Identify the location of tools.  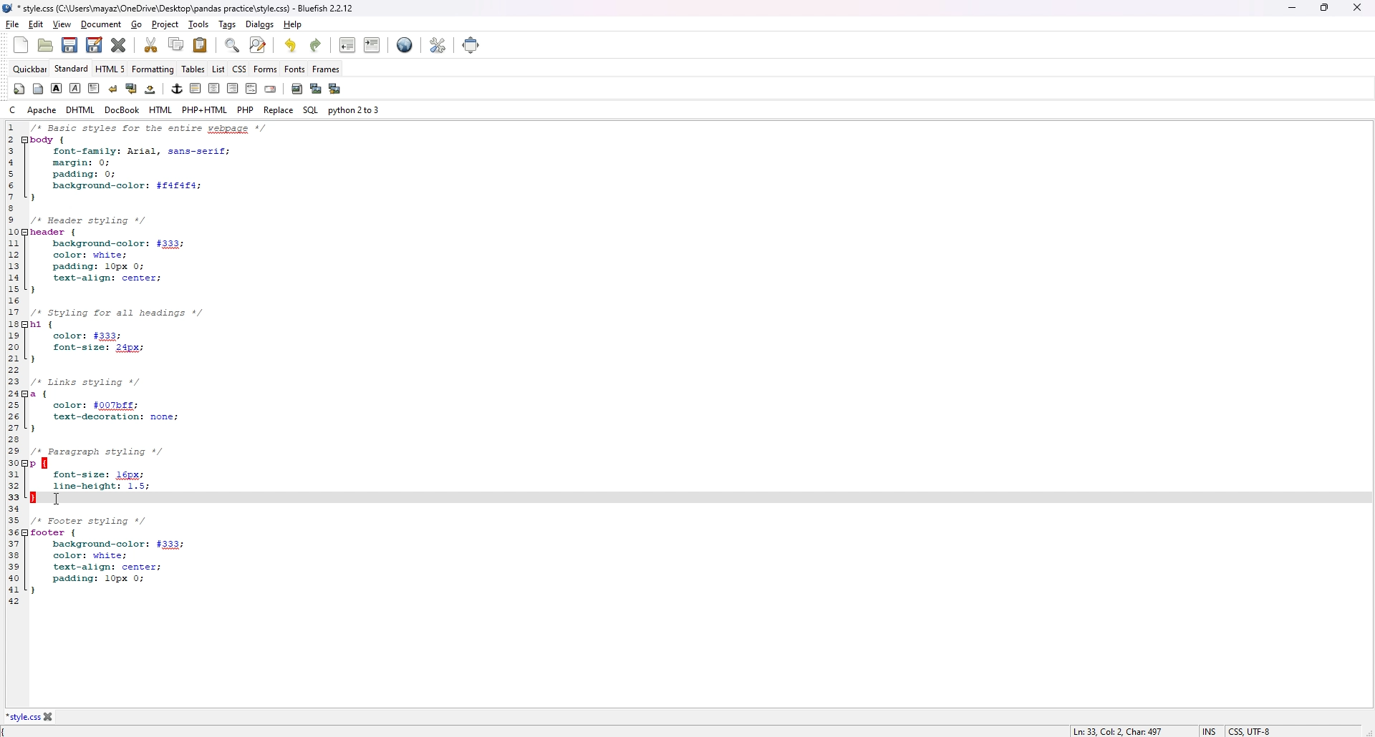
(198, 24).